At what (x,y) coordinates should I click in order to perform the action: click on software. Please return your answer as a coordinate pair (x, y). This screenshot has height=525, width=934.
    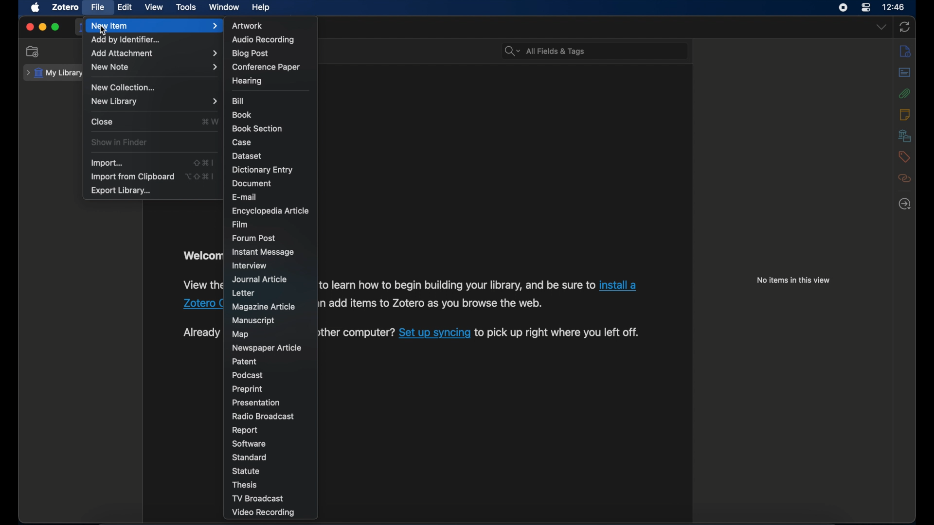
    Looking at the image, I should click on (248, 444).